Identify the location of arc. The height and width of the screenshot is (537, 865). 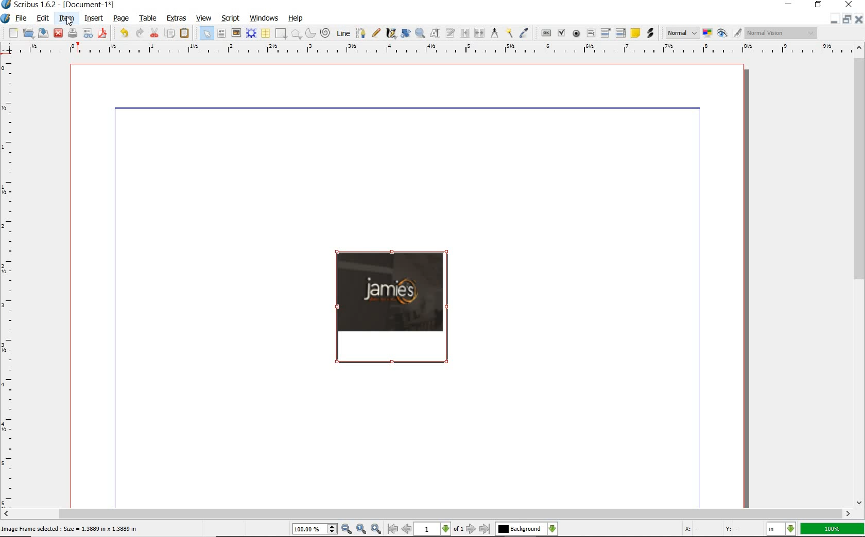
(310, 33).